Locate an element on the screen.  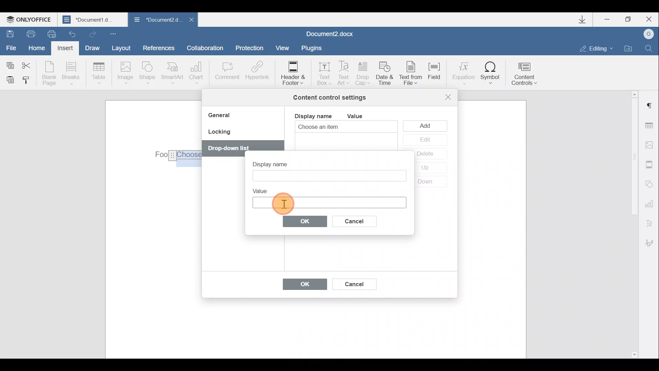
Breaks is located at coordinates (70, 75).